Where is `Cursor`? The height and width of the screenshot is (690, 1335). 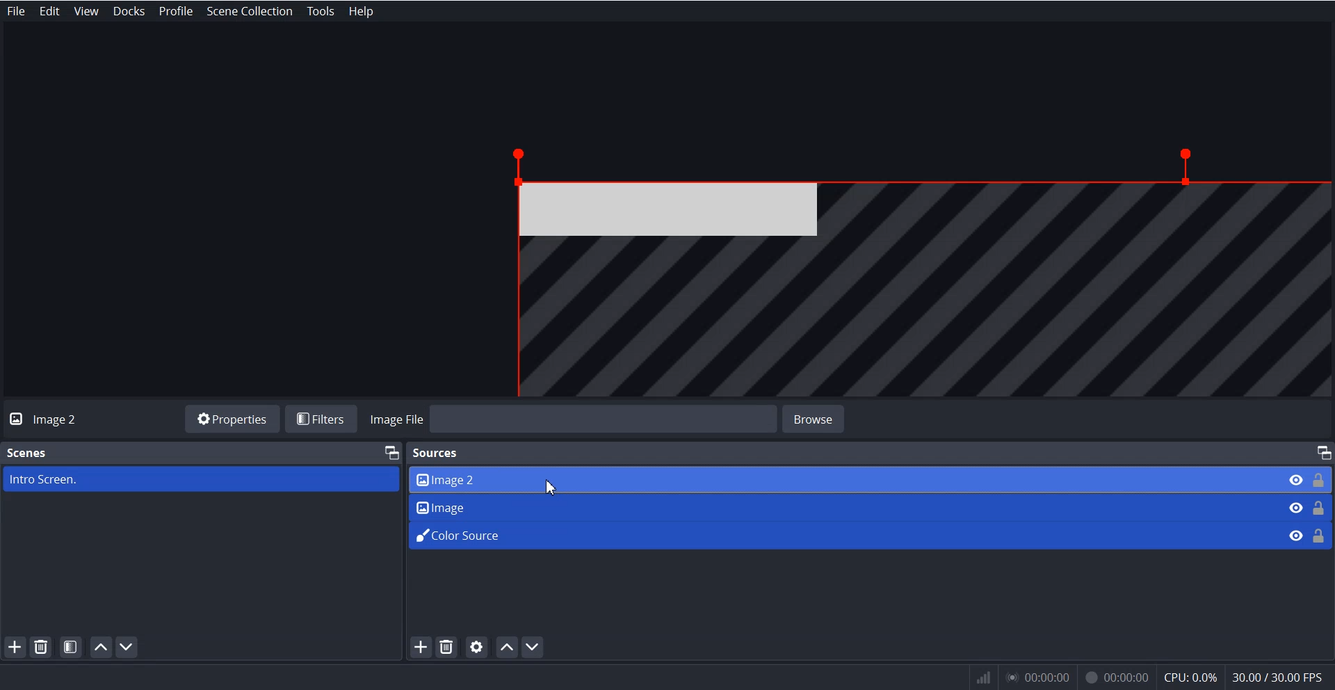
Cursor is located at coordinates (551, 488).